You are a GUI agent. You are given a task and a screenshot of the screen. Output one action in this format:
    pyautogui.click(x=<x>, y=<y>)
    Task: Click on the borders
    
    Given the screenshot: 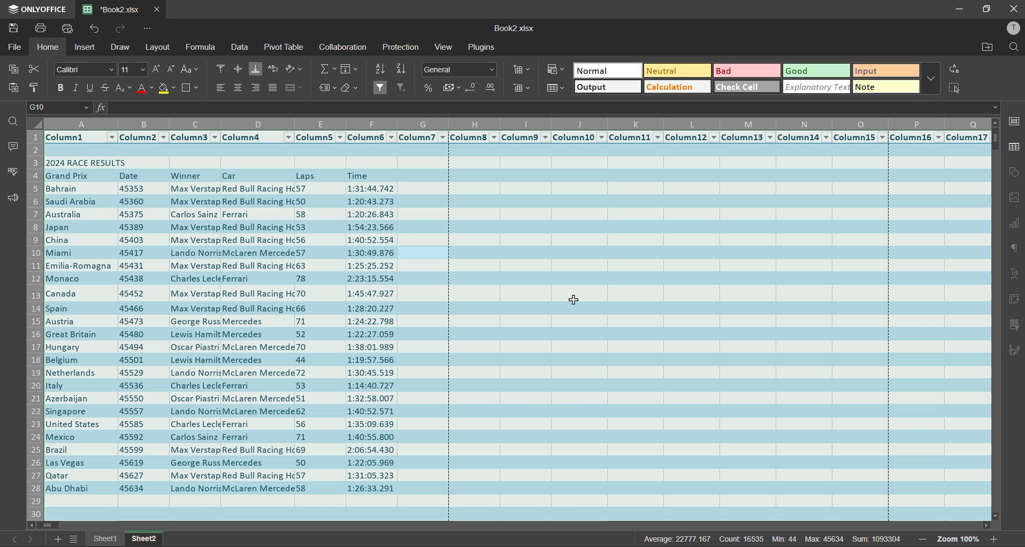 What is the action you would take?
    pyautogui.click(x=191, y=89)
    